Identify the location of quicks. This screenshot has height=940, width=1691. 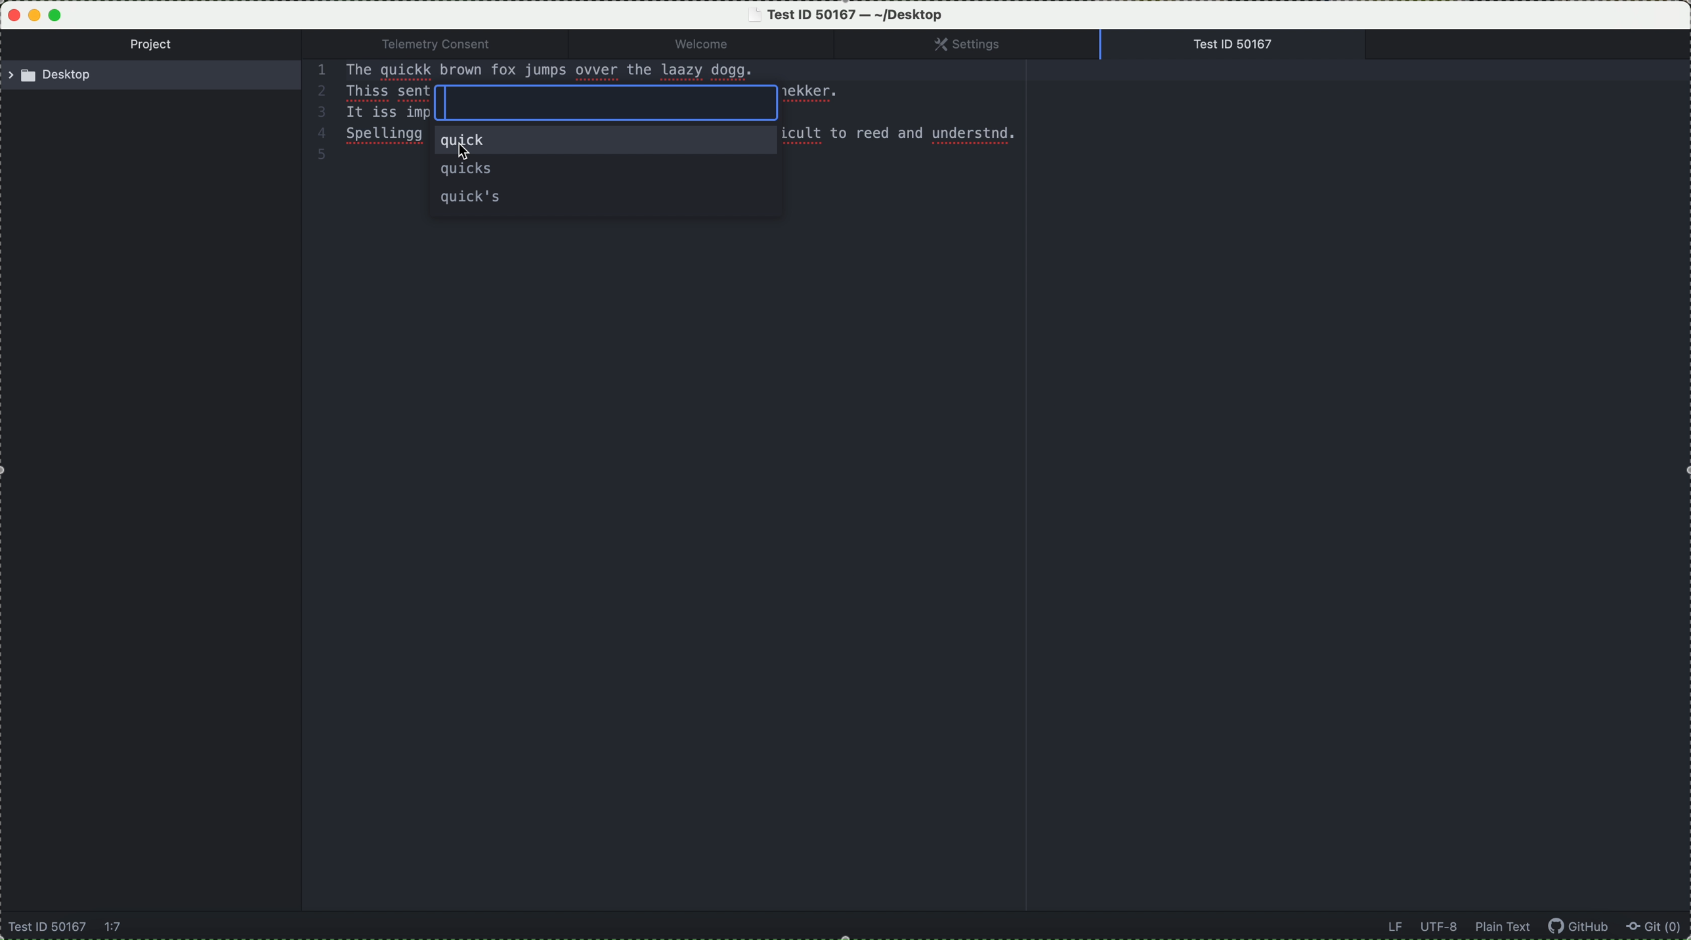
(469, 171).